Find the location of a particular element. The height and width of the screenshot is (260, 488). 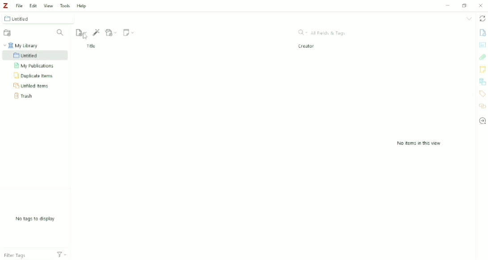

Attachments is located at coordinates (483, 57).